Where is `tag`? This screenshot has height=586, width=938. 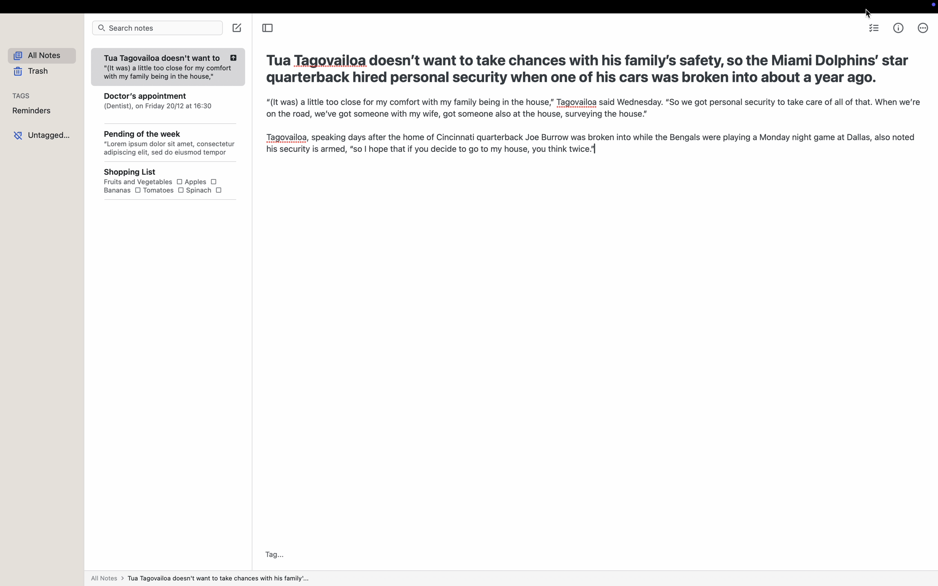
tag is located at coordinates (276, 554).